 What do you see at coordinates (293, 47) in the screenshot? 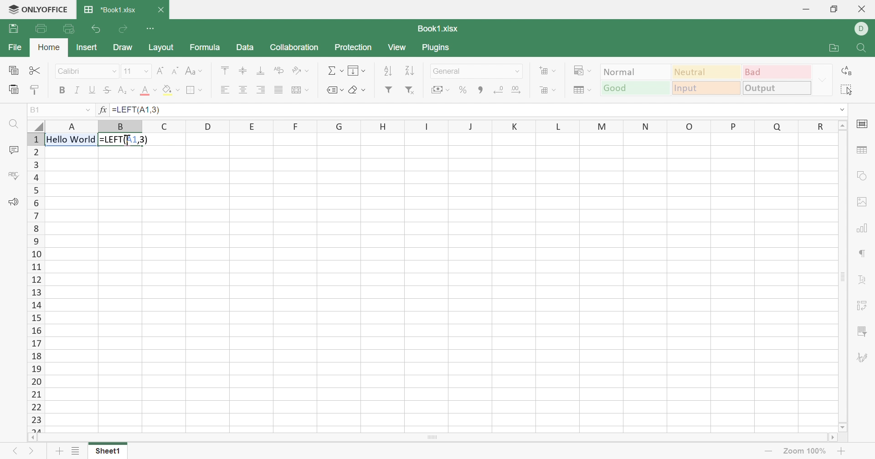
I see `Collaboration` at bounding box center [293, 47].